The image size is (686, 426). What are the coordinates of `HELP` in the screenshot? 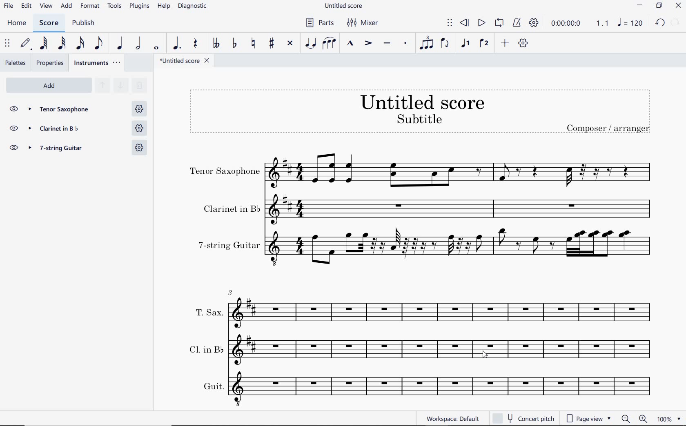 It's located at (163, 7).